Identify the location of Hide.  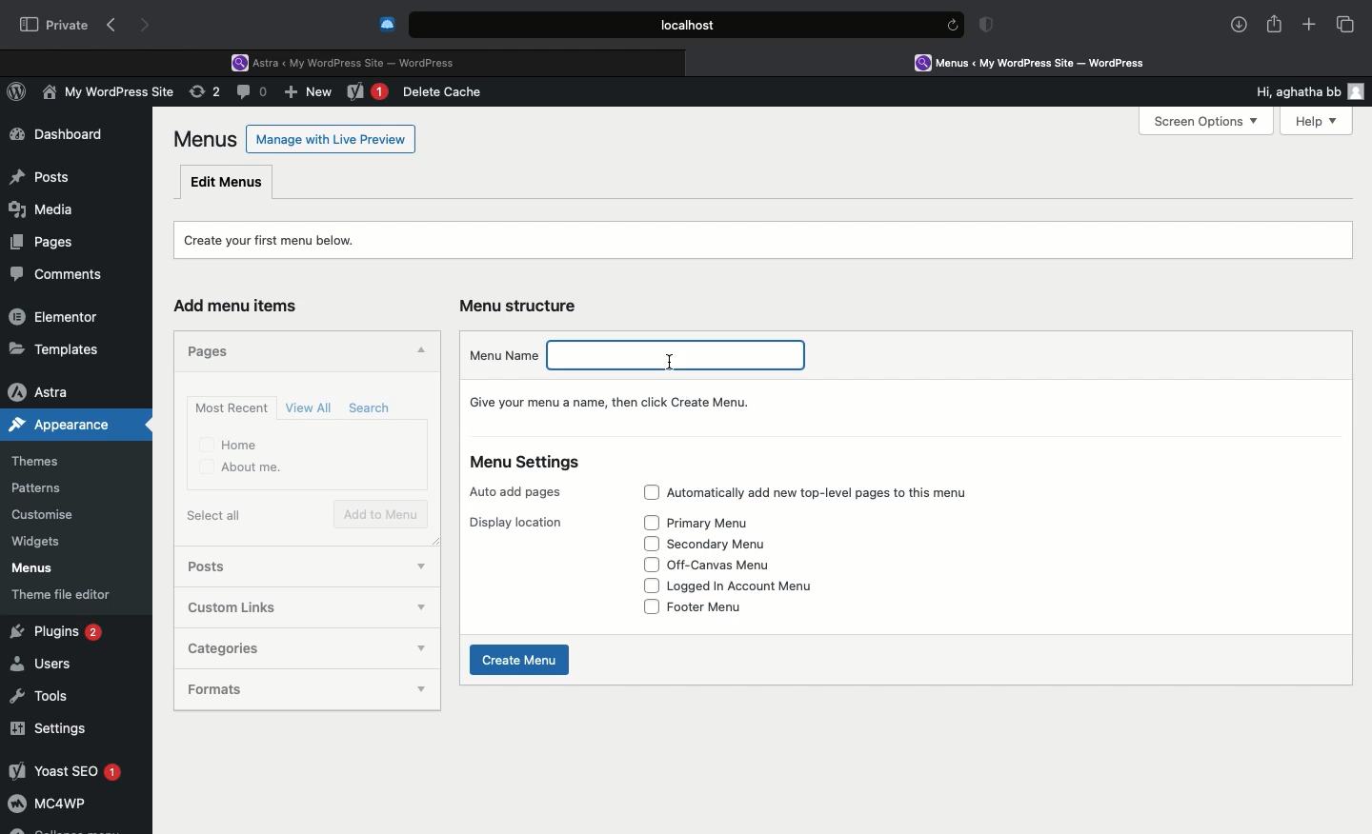
(418, 352).